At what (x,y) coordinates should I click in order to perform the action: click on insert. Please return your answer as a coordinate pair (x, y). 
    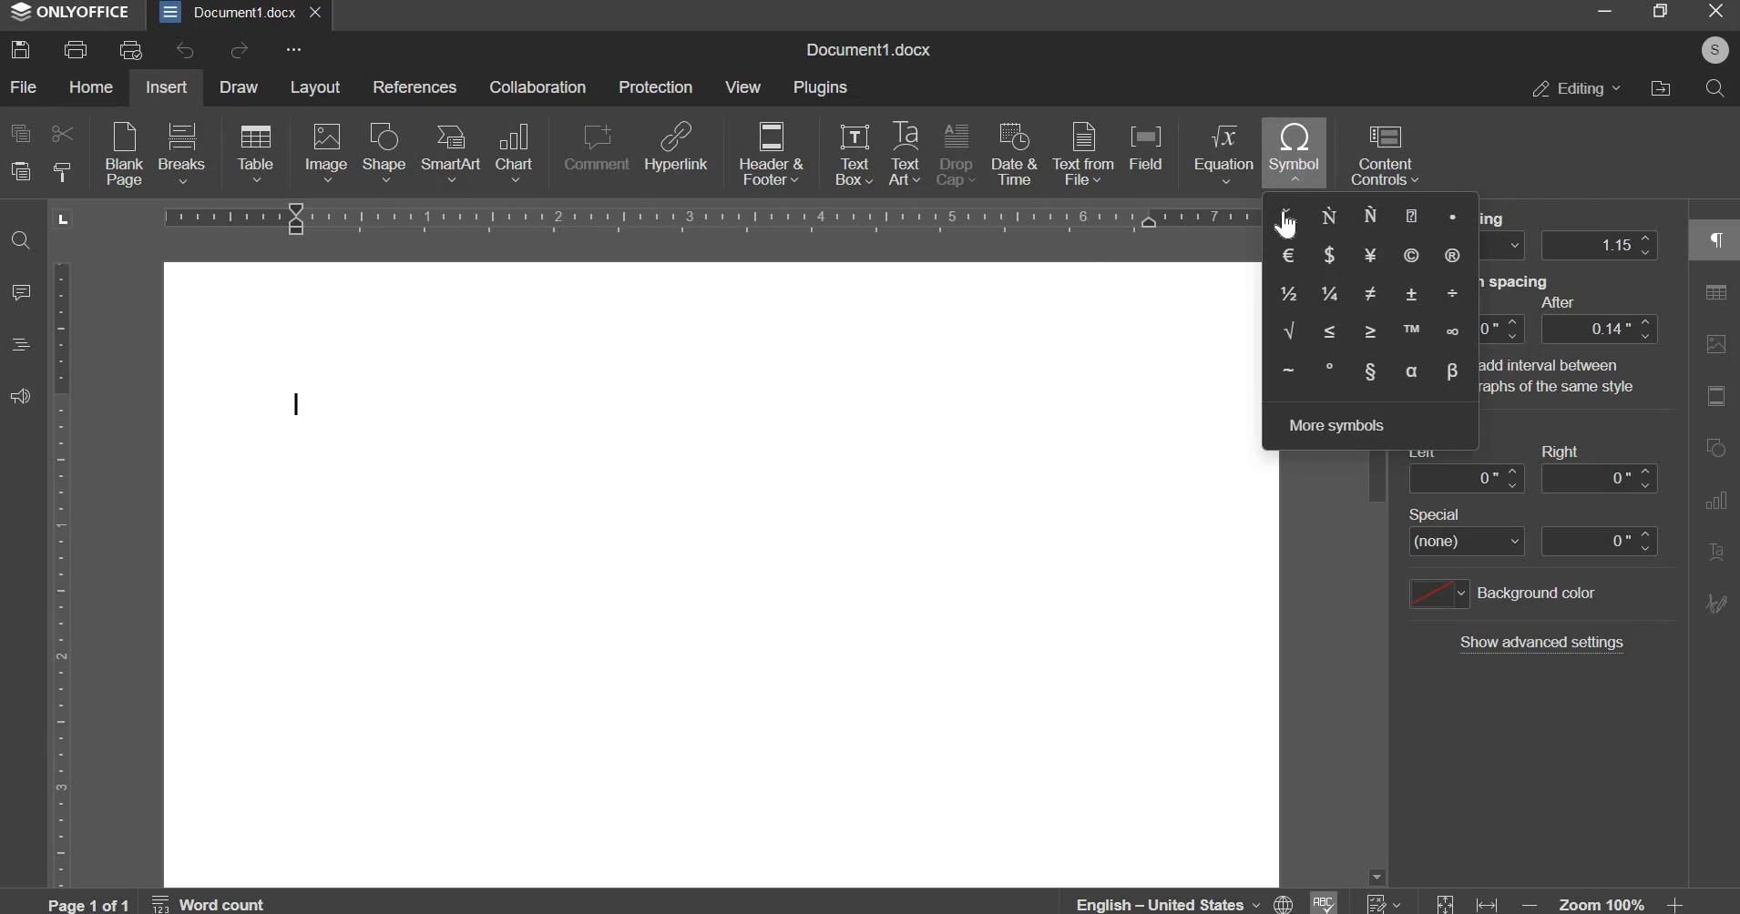
    Looking at the image, I should click on (166, 86).